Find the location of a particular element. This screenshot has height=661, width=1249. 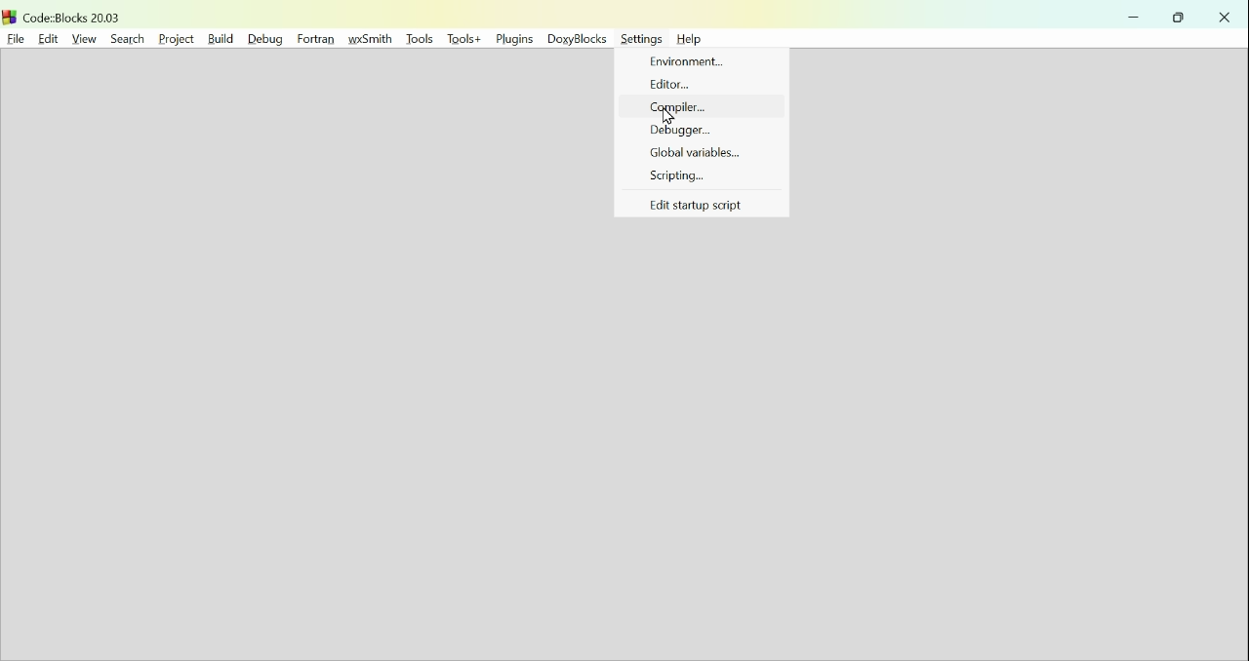

Editor is located at coordinates (690, 85).